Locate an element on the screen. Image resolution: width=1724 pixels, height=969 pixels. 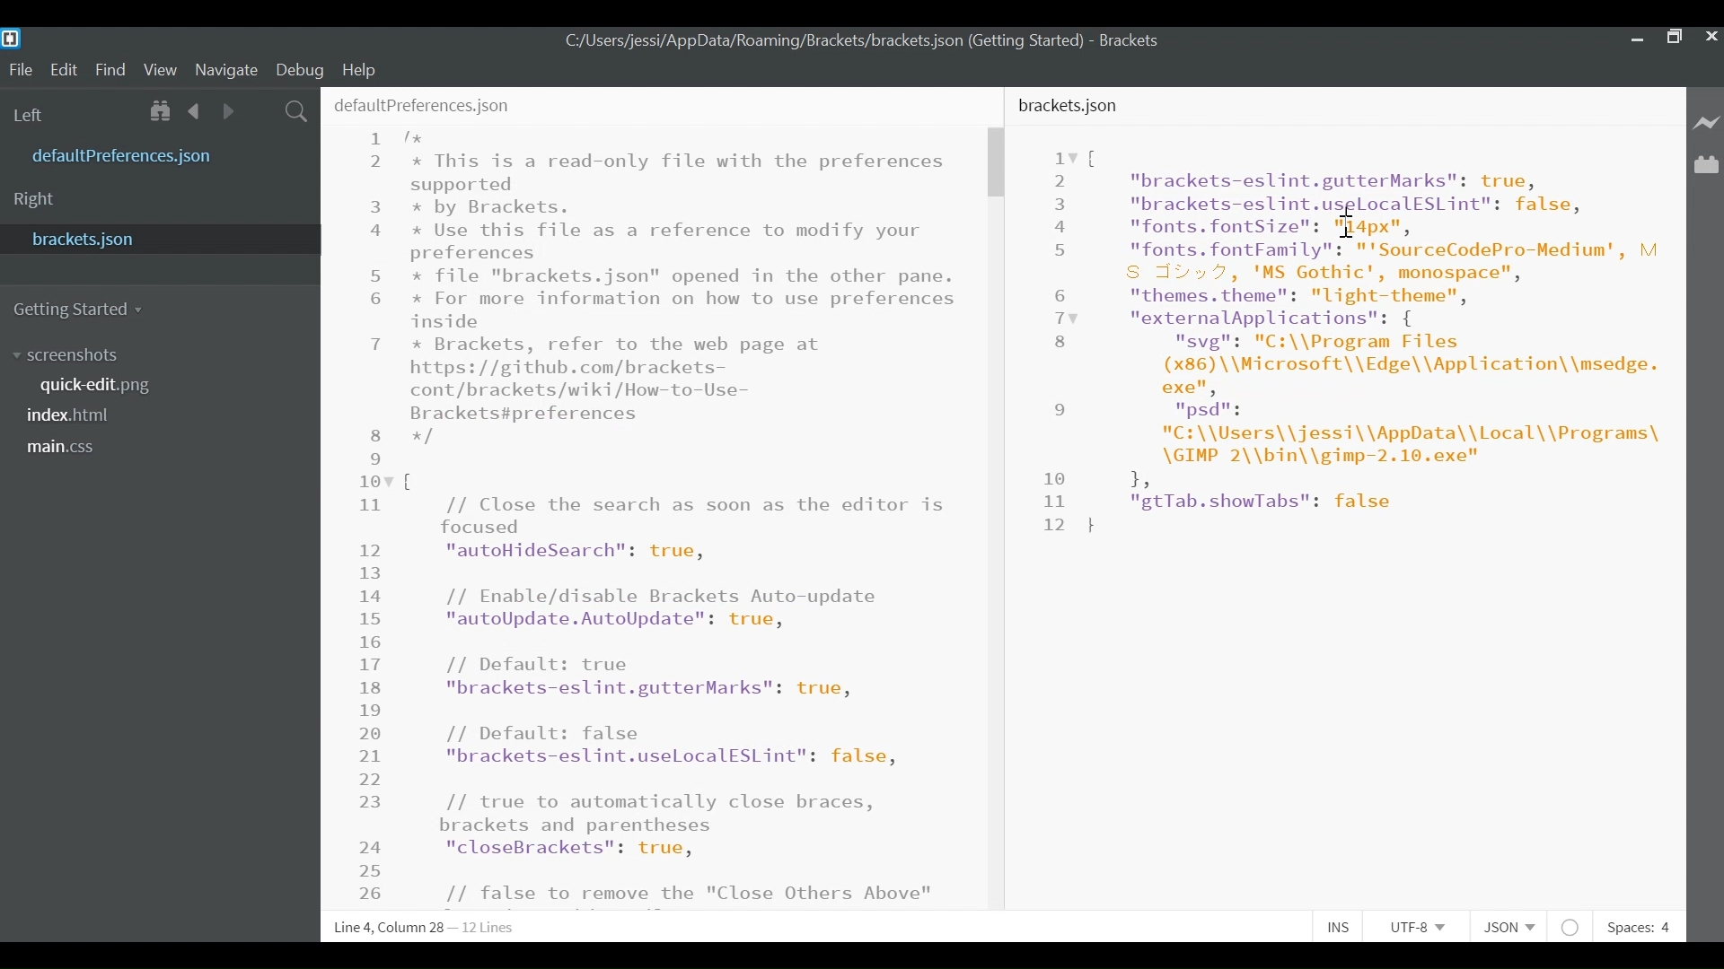
Manage Extensions is located at coordinates (1706, 164).